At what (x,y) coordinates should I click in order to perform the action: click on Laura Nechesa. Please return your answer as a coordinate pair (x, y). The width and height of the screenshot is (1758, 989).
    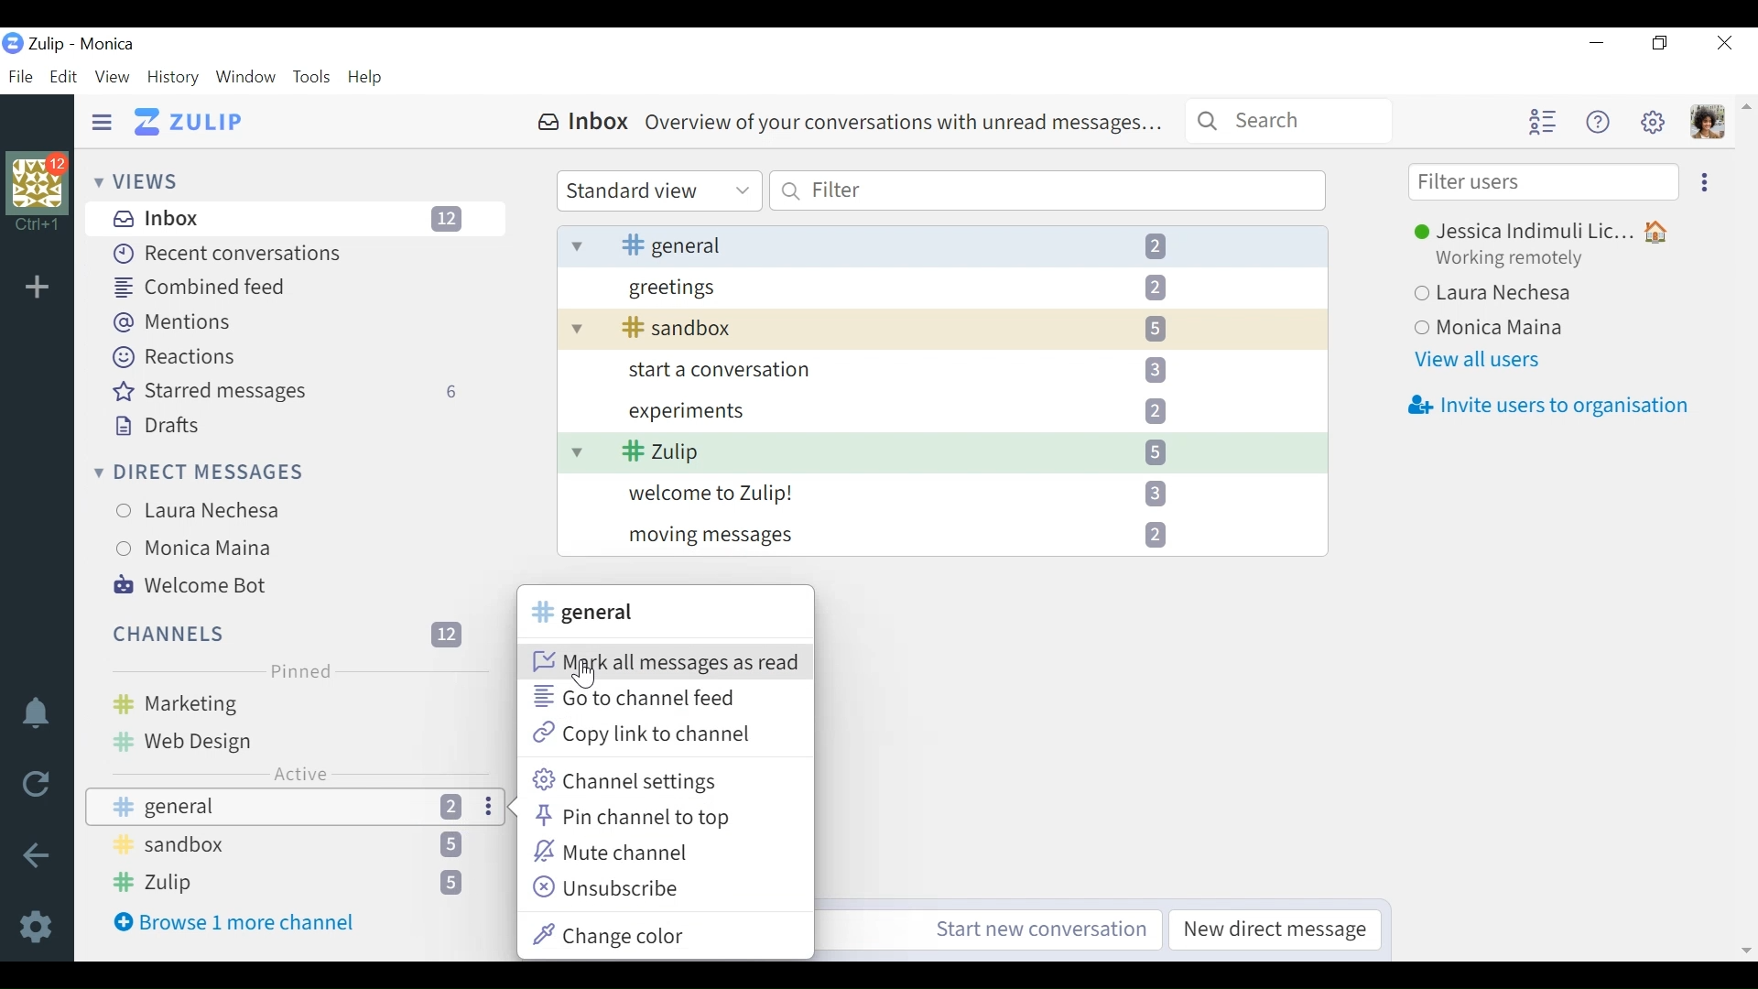
    Looking at the image, I should click on (1541, 296).